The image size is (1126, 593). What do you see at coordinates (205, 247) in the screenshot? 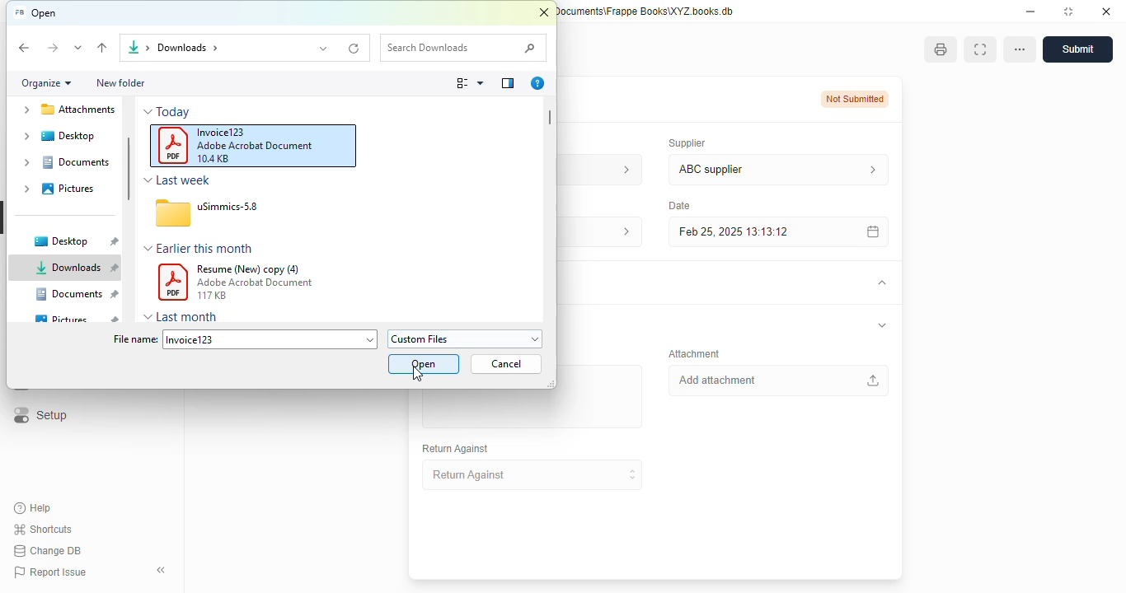
I see `earlier this month` at bounding box center [205, 247].